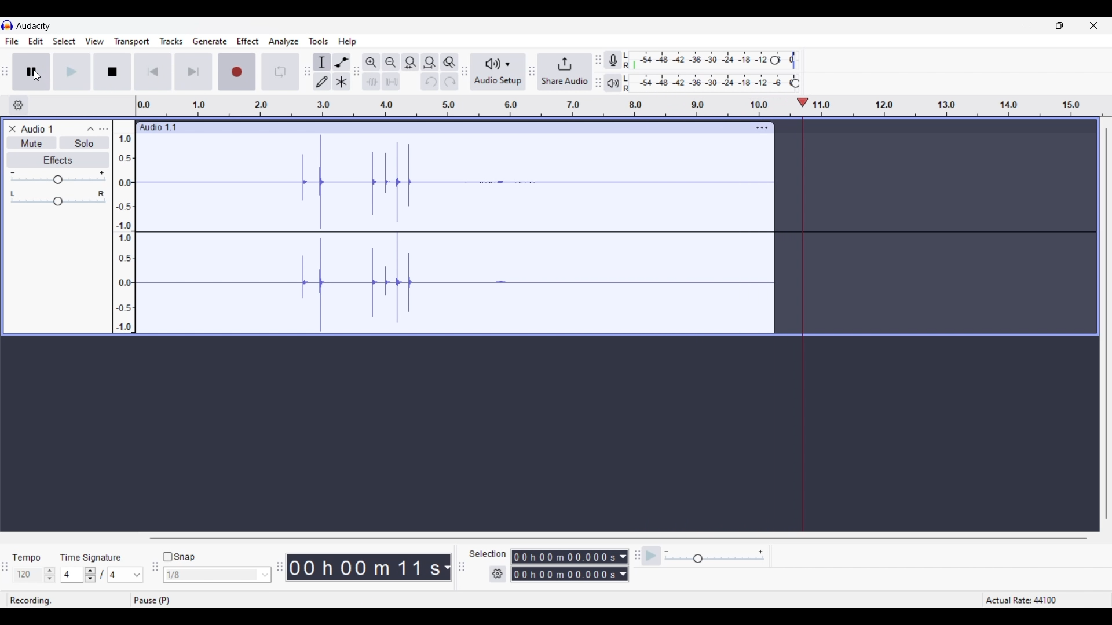  What do you see at coordinates (449, 62) in the screenshot?
I see `Zoom toggle` at bounding box center [449, 62].